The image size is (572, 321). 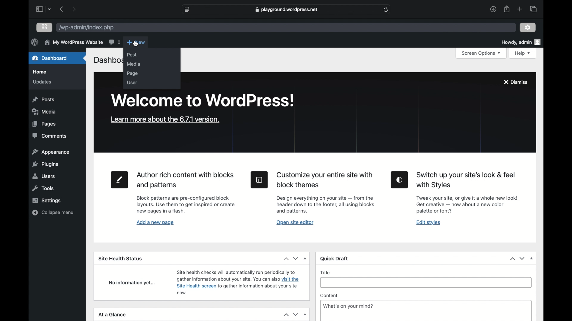 I want to click on site editor, so click(x=259, y=179).